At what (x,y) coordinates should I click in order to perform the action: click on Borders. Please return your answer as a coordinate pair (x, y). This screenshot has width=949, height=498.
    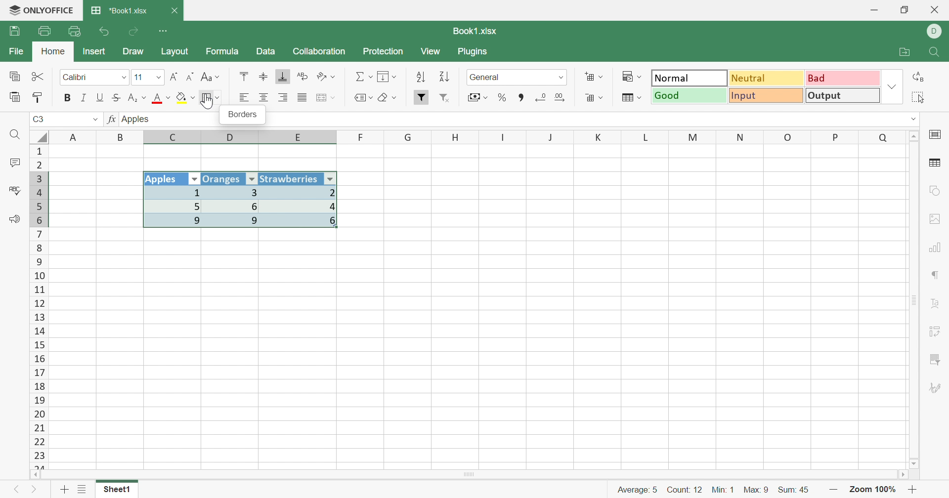
    Looking at the image, I should click on (211, 98).